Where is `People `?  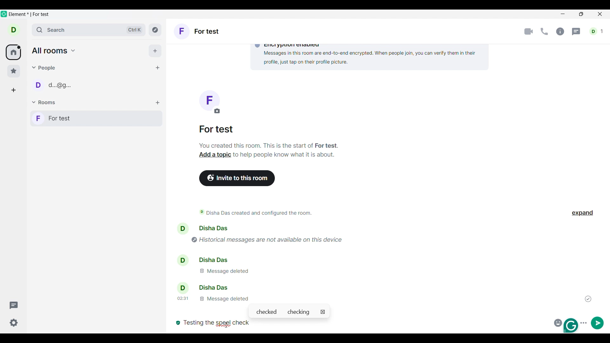 People  is located at coordinates (45, 68).